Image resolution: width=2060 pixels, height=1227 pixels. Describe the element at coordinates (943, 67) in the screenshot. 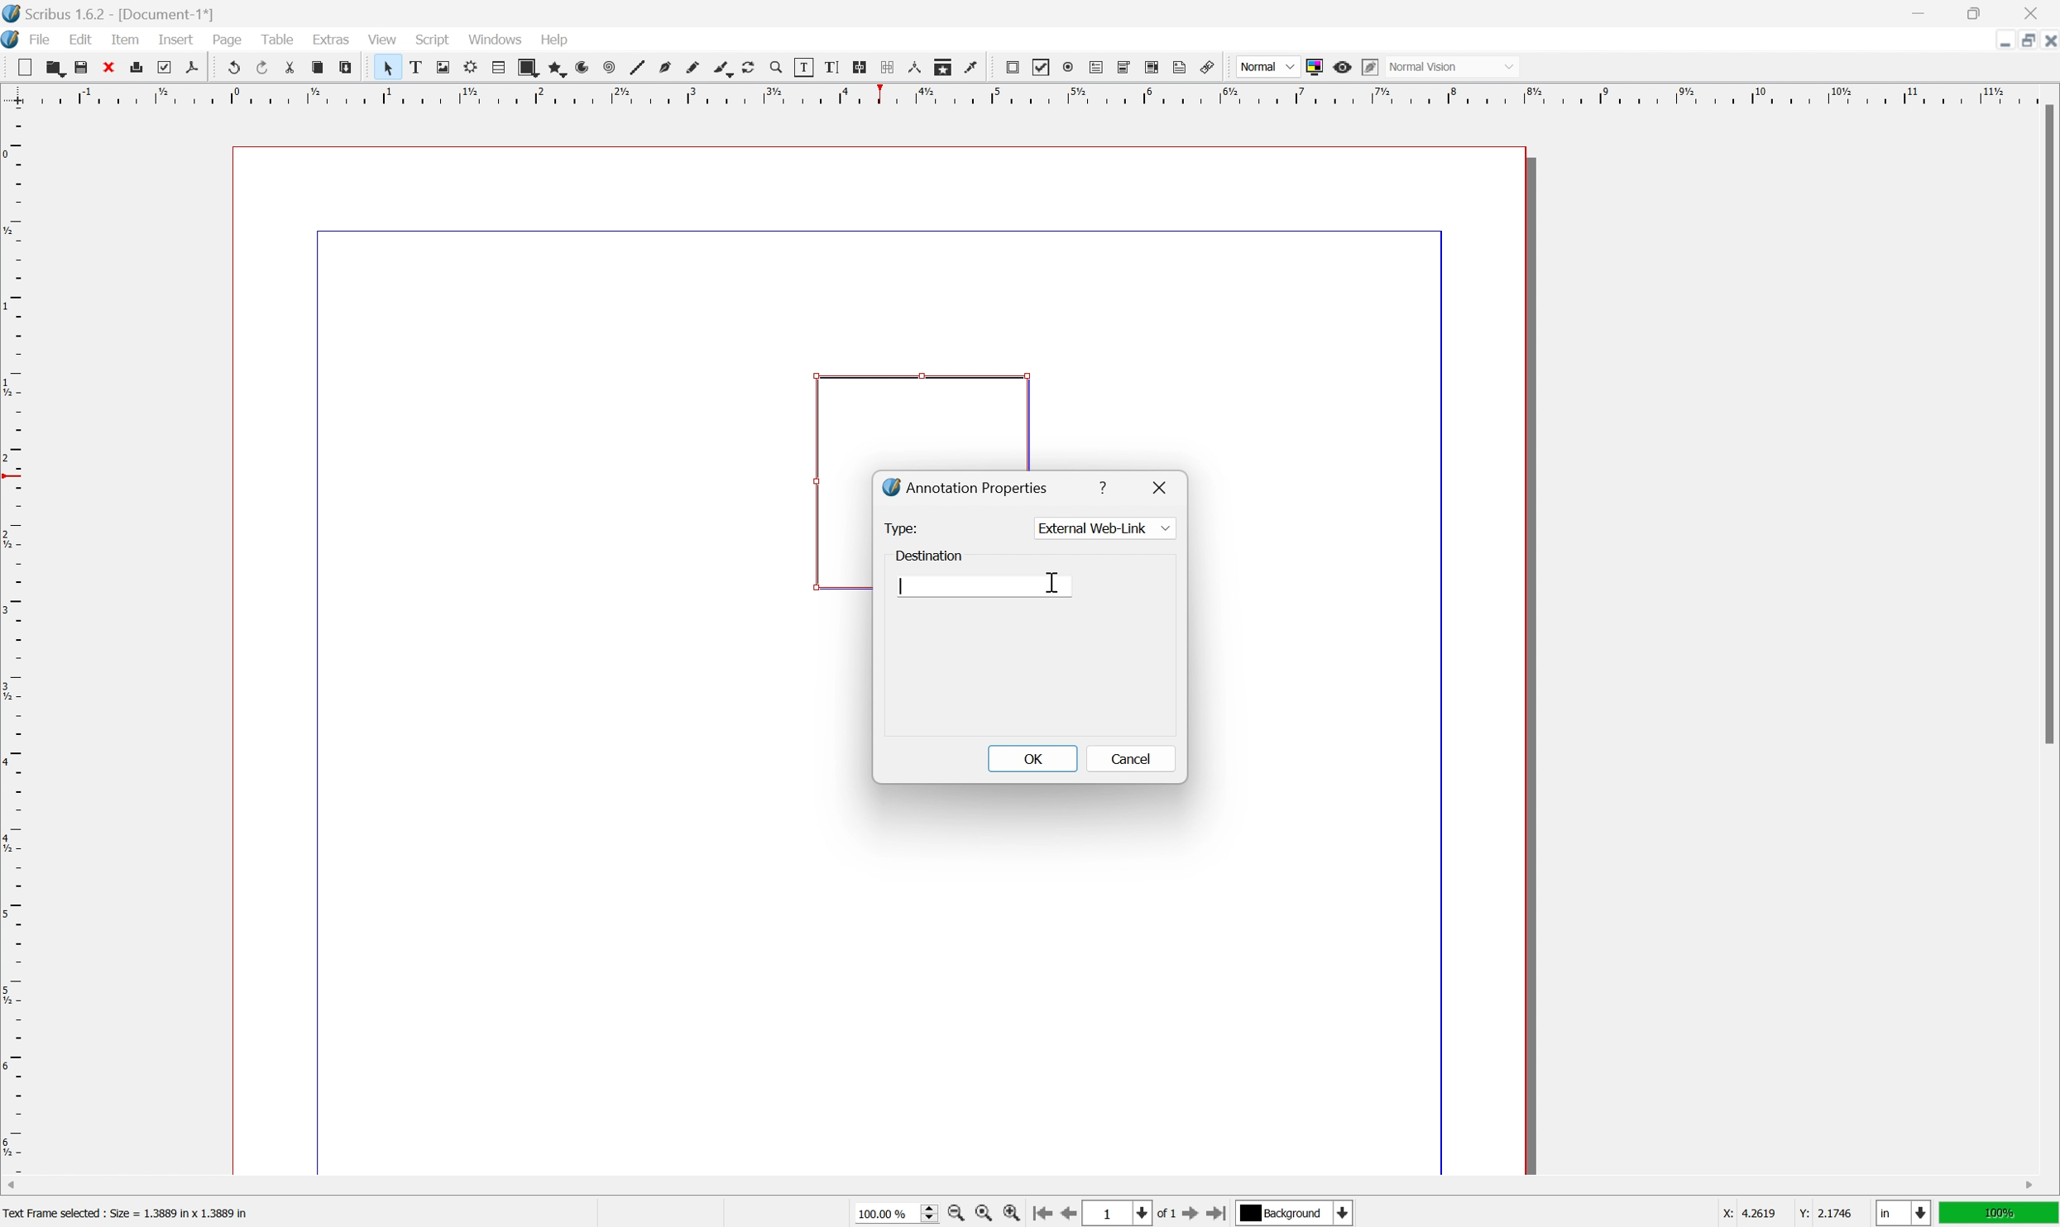

I see `copy item properties` at that location.